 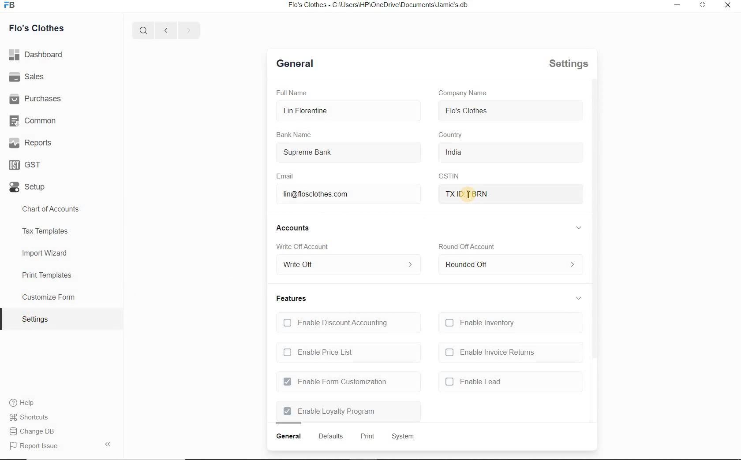 I want to click on Purchases, so click(x=40, y=99).